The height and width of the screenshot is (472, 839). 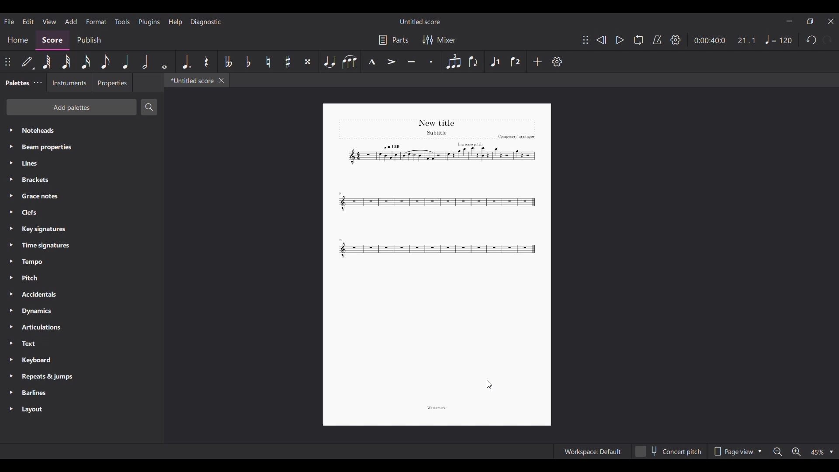 What do you see at coordinates (82, 377) in the screenshot?
I see `Repeats & jumps` at bounding box center [82, 377].